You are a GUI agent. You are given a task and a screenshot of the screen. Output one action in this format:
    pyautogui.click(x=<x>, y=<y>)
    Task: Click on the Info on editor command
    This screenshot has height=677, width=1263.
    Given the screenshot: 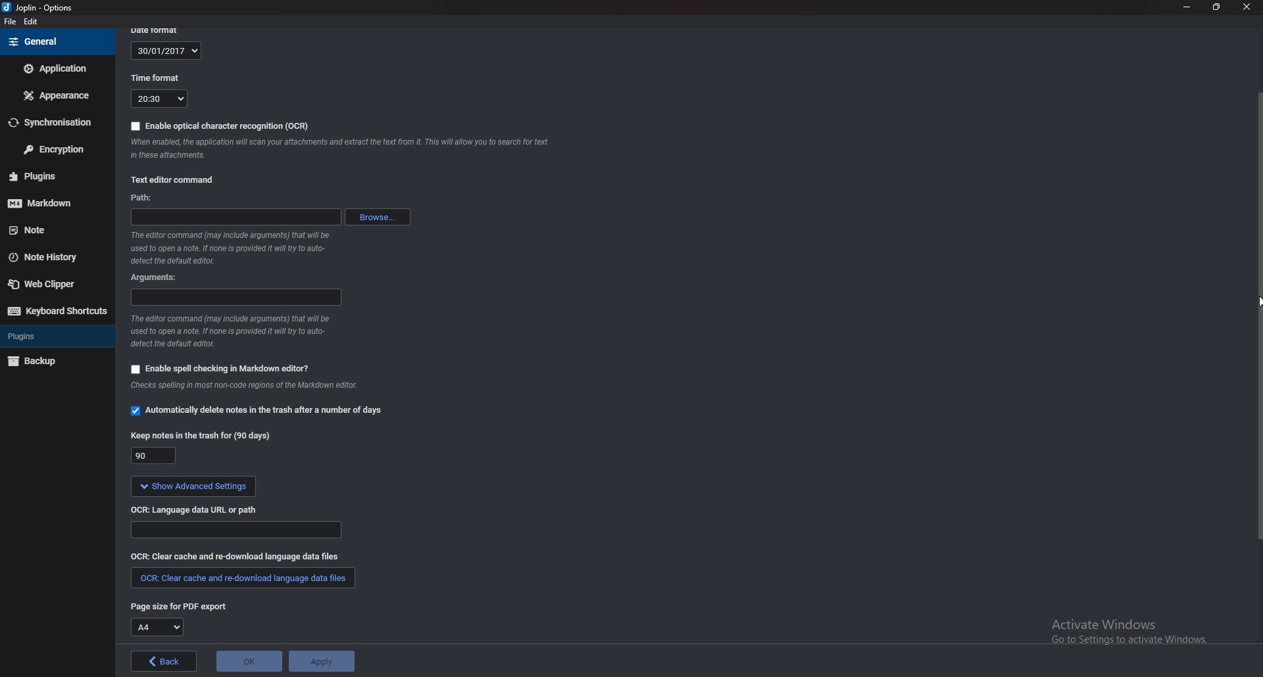 What is the action you would take?
    pyautogui.click(x=239, y=329)
    